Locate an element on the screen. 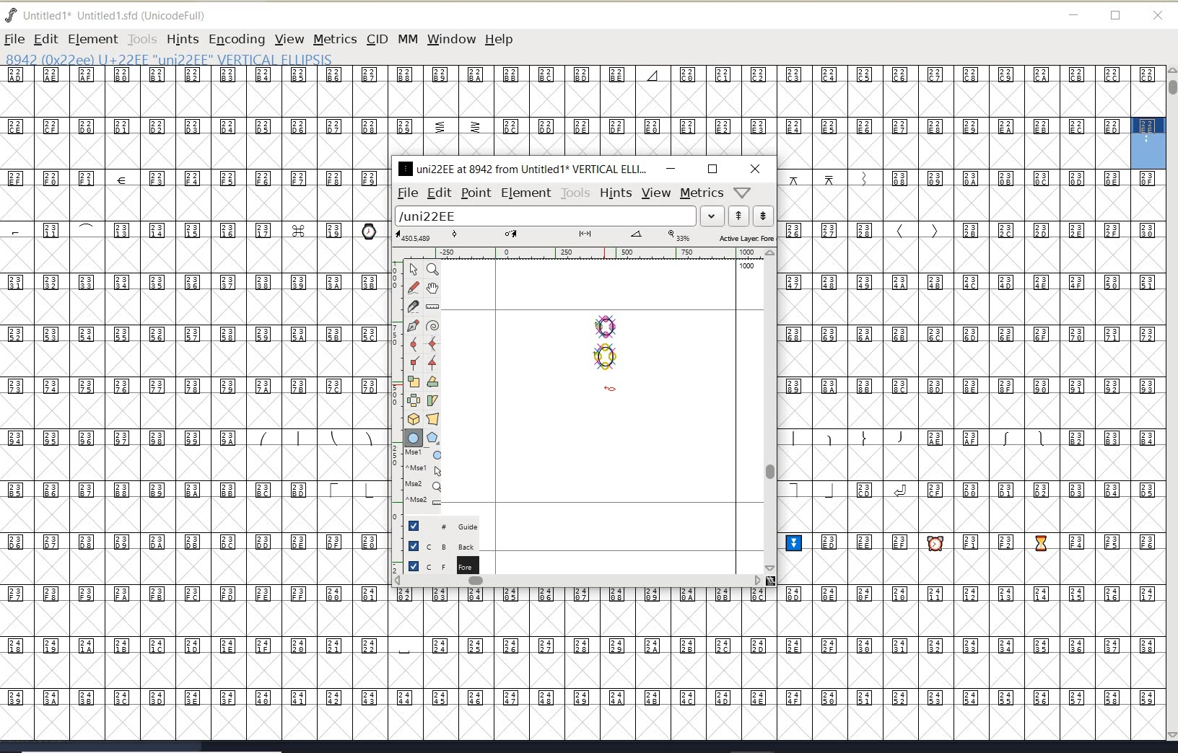  perform a perspective transformation on the selection is located at coordinates (433, 418).